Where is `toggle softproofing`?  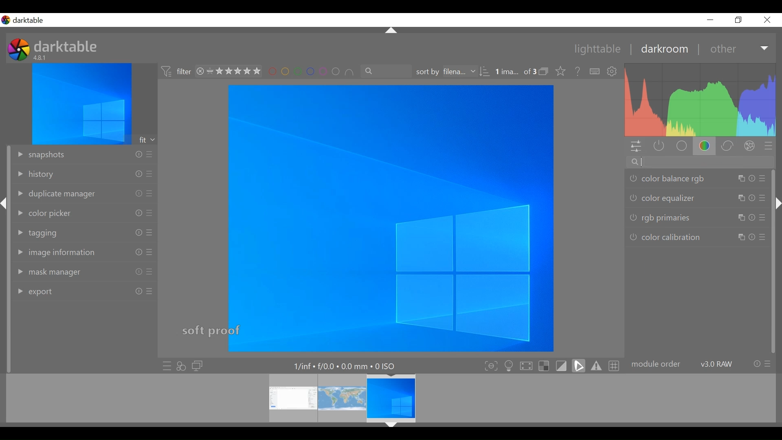 toggle softproofing is located at coordinates (561, 365).